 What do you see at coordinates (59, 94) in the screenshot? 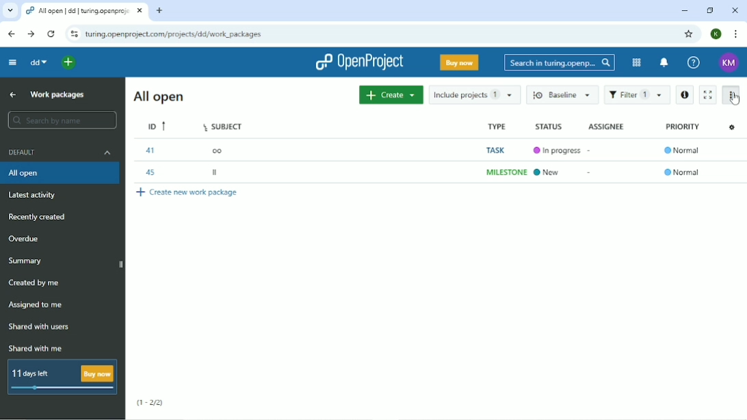
I see `Work packages` at bounding box center [59, 94].